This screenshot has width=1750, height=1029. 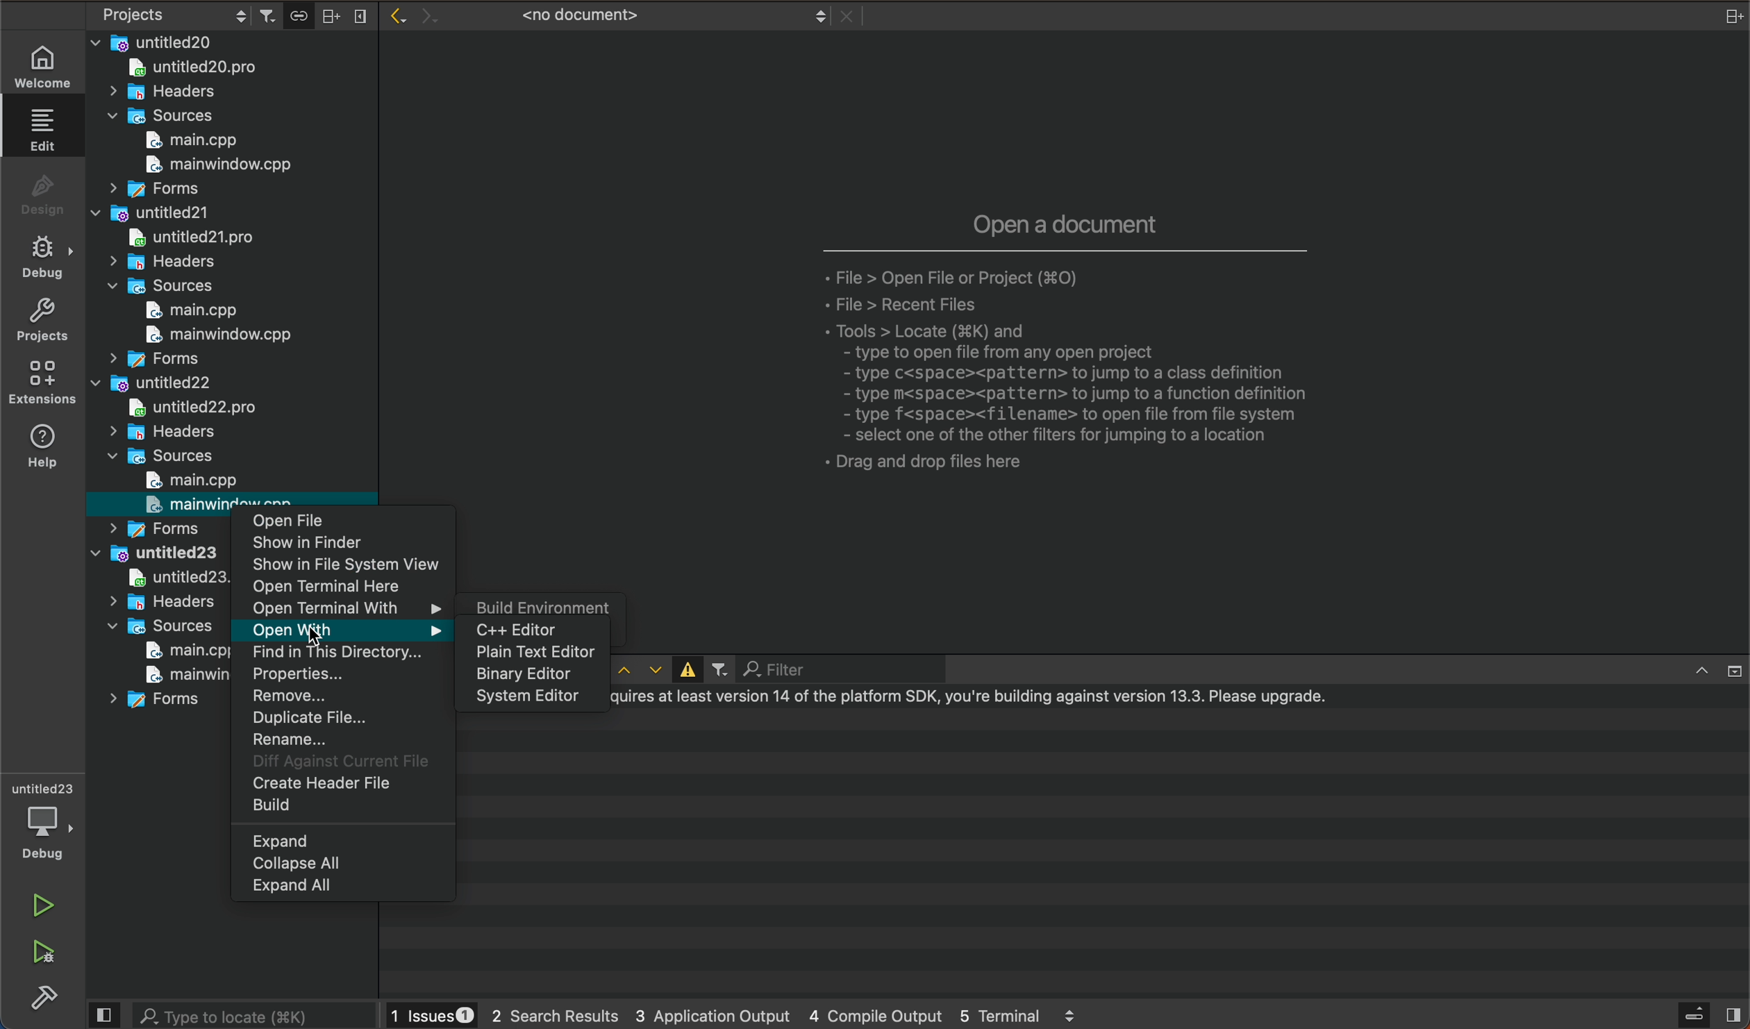 I want to click on edit, so click(x=44, y=134).